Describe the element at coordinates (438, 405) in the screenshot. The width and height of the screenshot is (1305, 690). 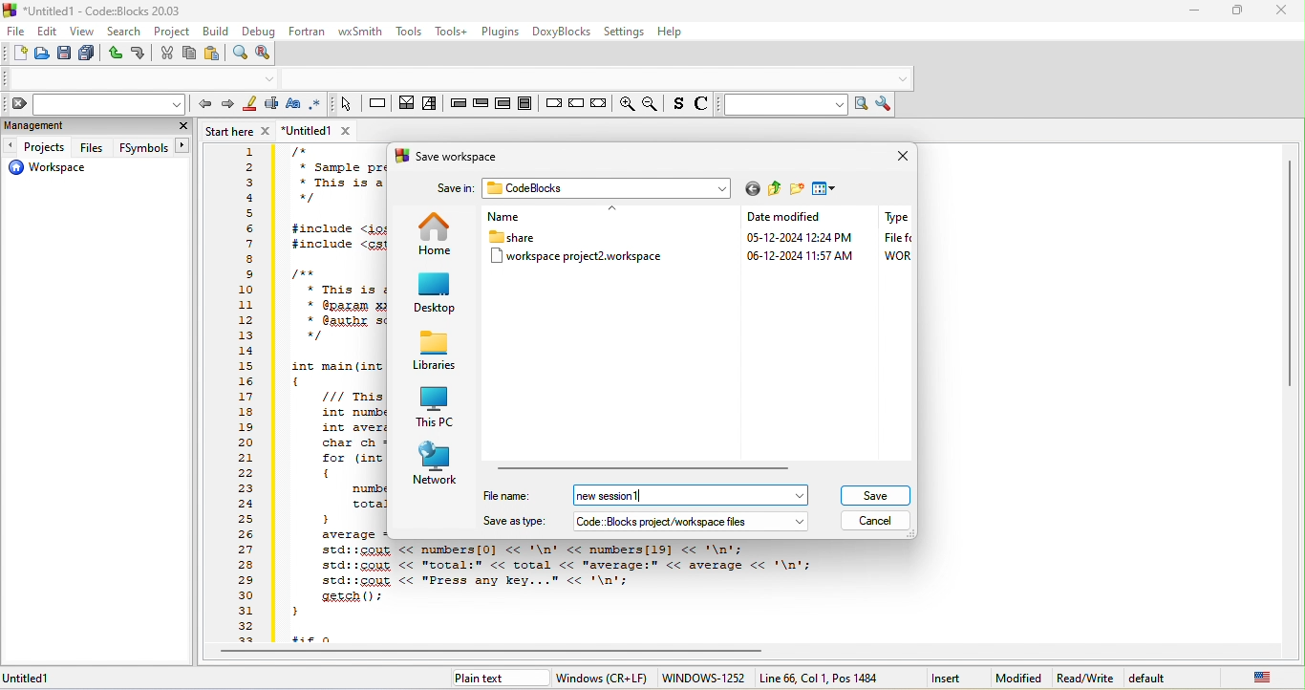
I see `this pc` at that location.